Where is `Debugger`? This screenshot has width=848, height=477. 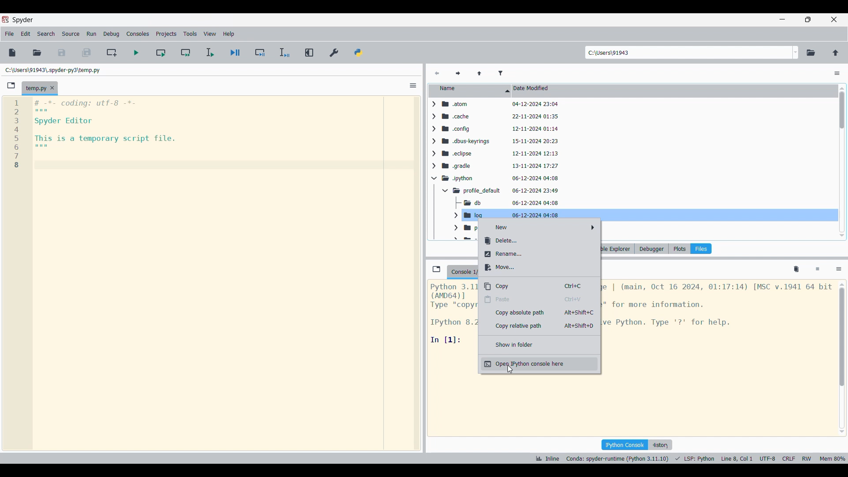
Debugger is located at coordinates (652, 249).